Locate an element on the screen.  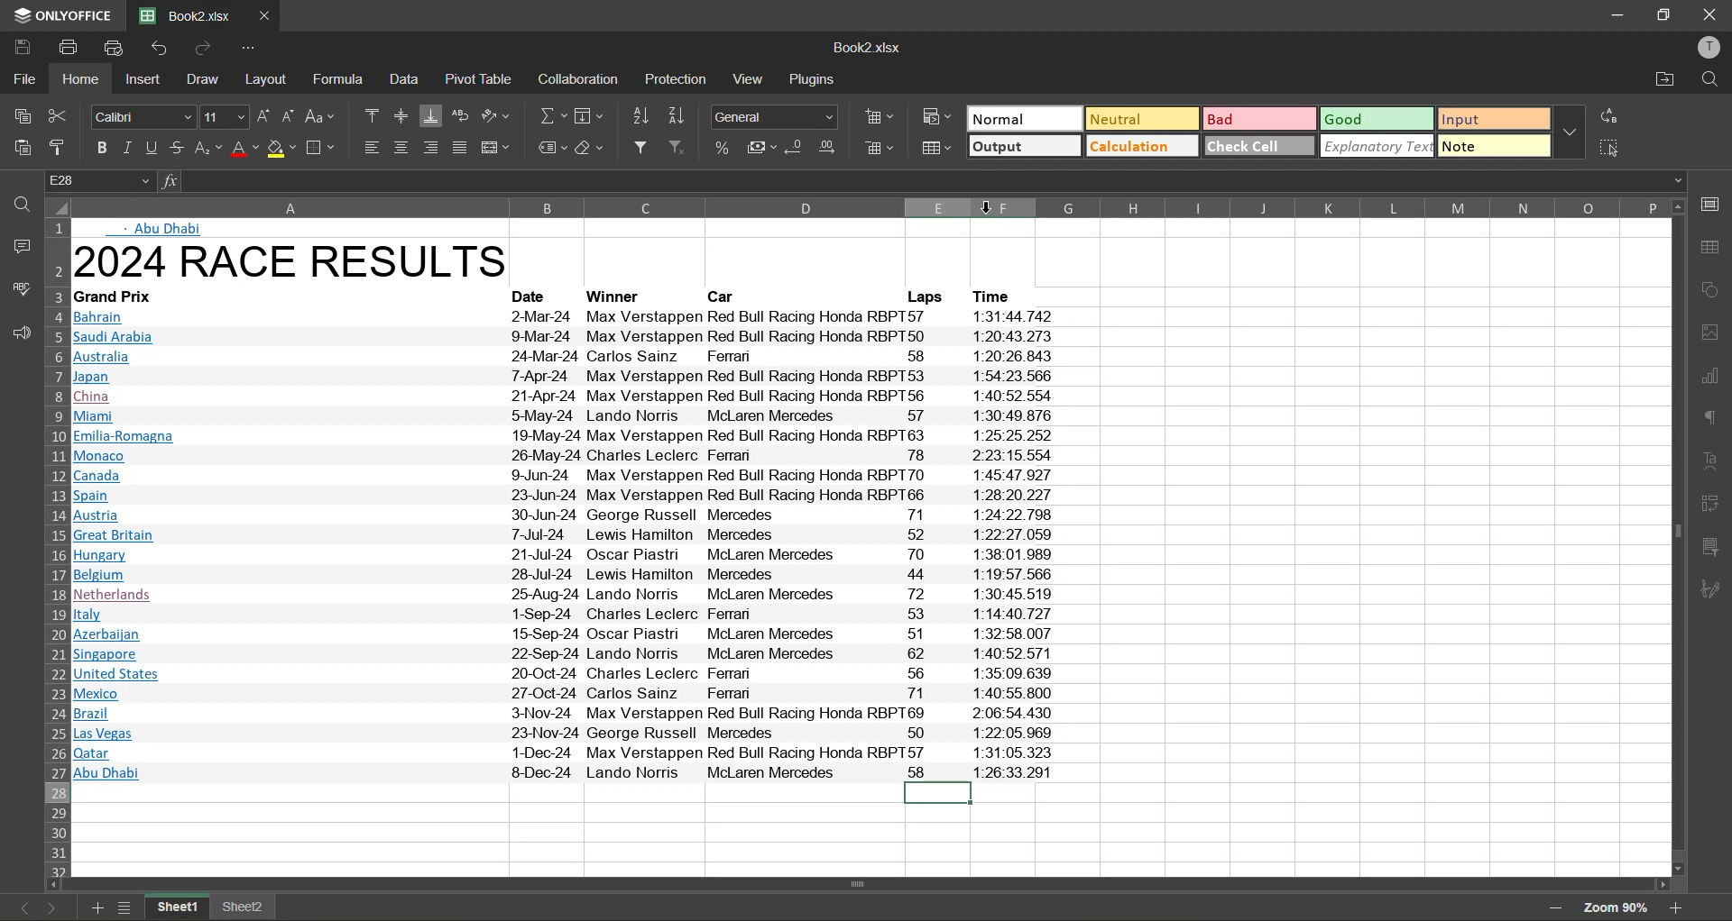
fill color is located at coordinates (281, 148).